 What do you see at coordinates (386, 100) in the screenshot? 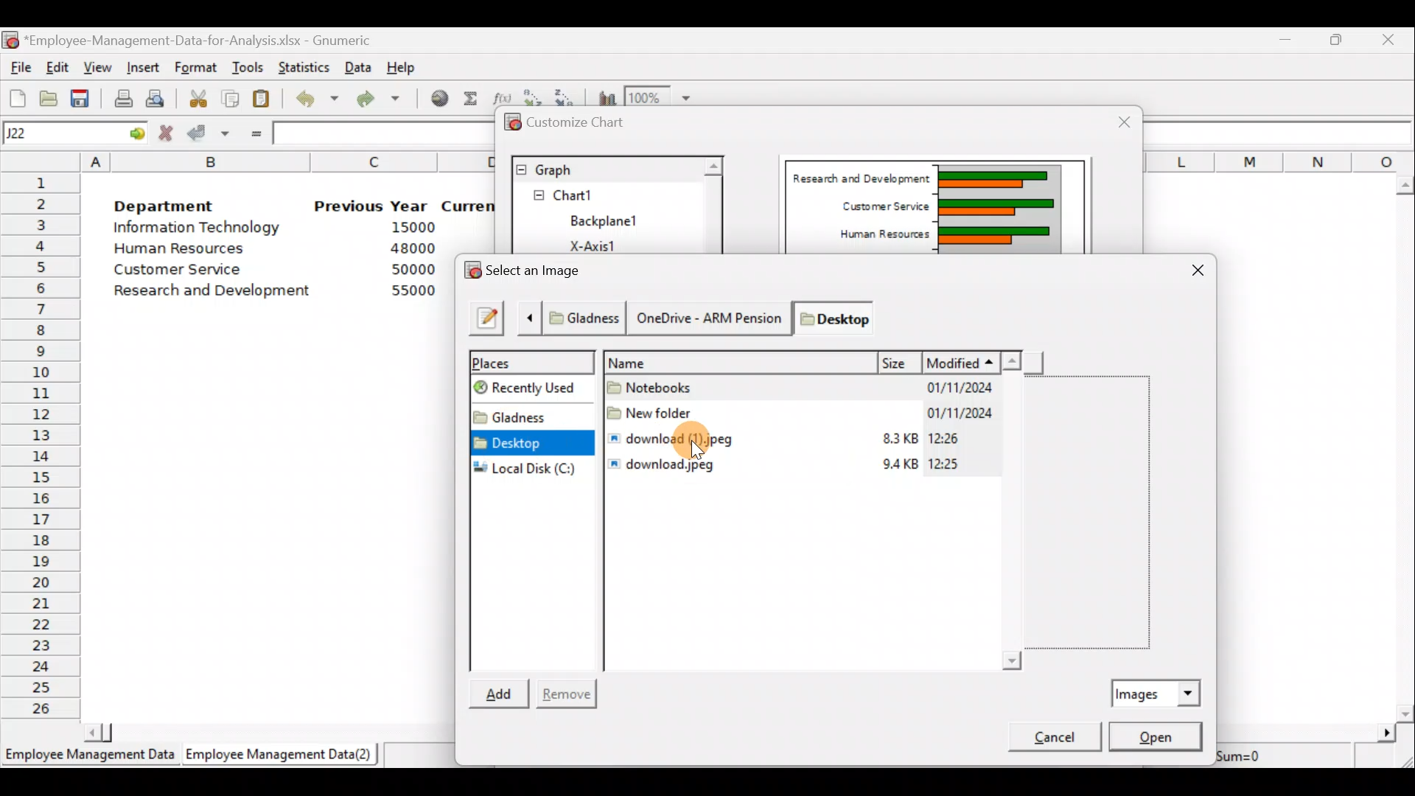
I see `Redo undone action` at bounding box center [386, 100].